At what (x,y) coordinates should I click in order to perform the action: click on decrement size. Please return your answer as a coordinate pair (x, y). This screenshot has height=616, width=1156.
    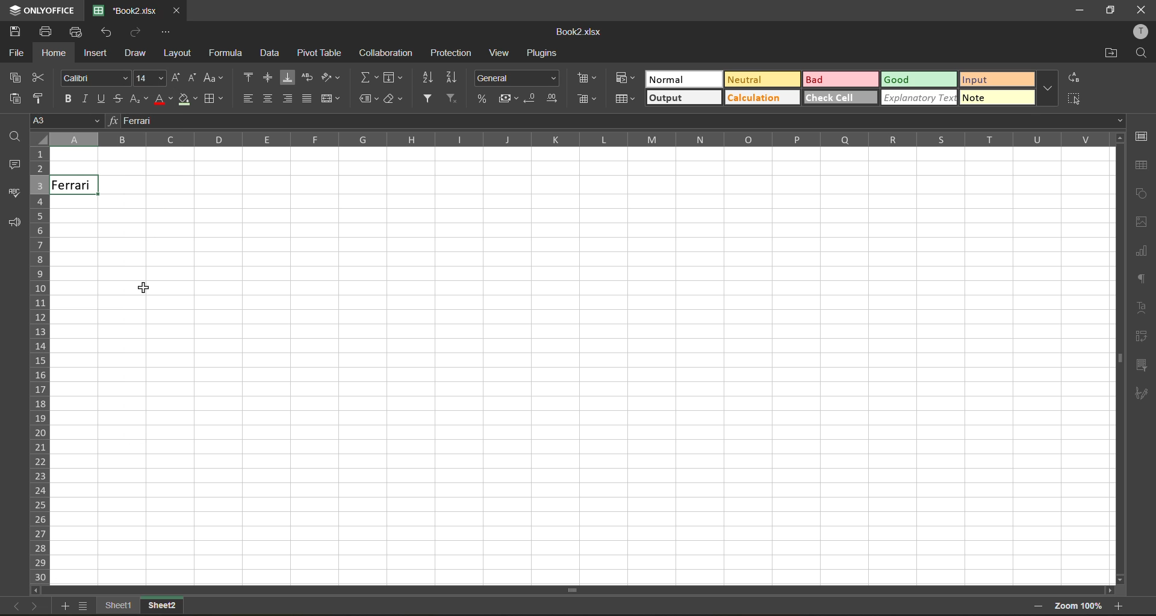
    Looking at the image, I should click on (195, 78).